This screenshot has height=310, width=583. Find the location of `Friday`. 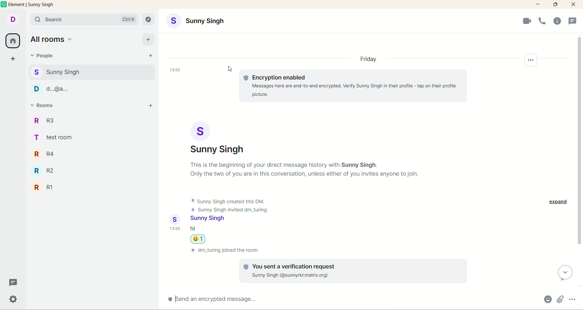

Friday is located at coordinates (368, 59).